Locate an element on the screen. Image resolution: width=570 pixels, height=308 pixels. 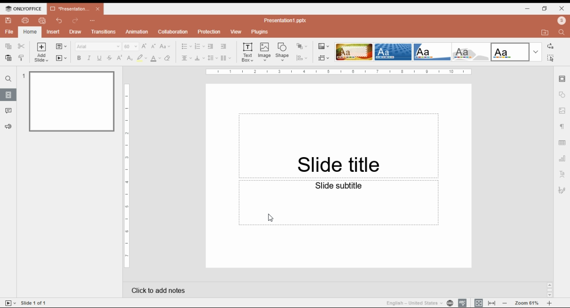
table settings is located at coordinates (563, 144).